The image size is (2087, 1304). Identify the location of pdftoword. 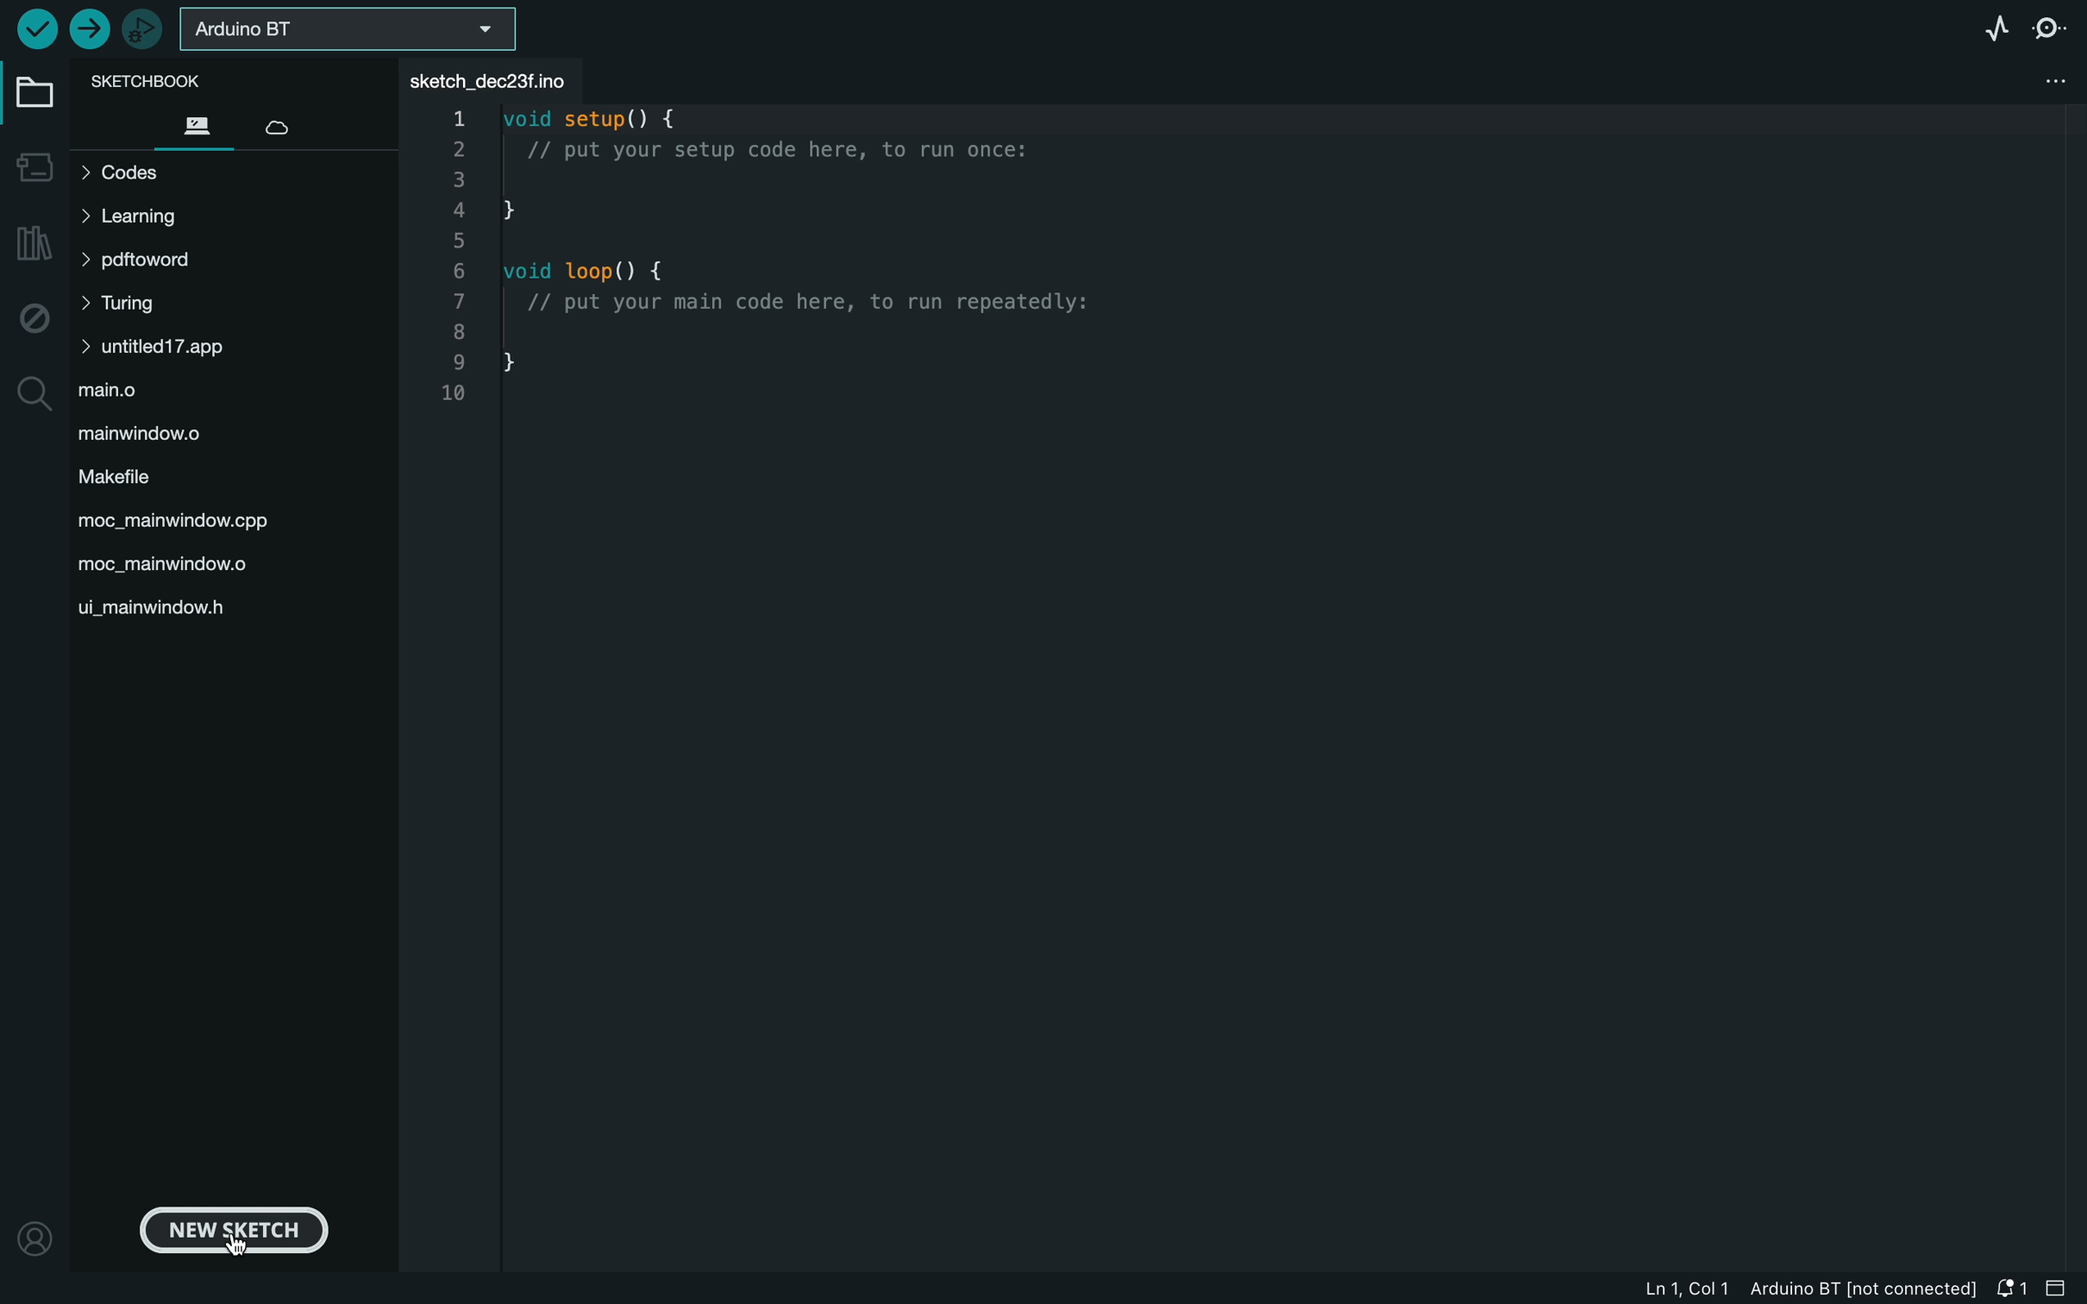
(137, 260).